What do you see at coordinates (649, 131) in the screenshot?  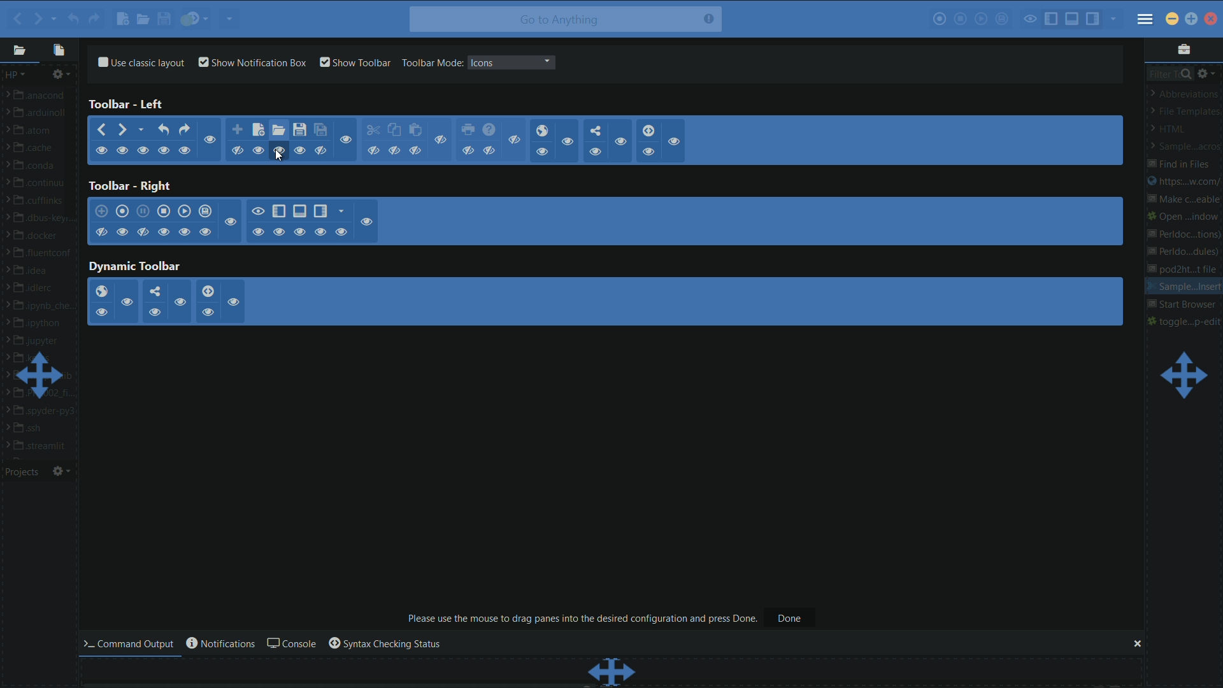 I see `jump to next syntax checking result` at bounding box center [649, 131].